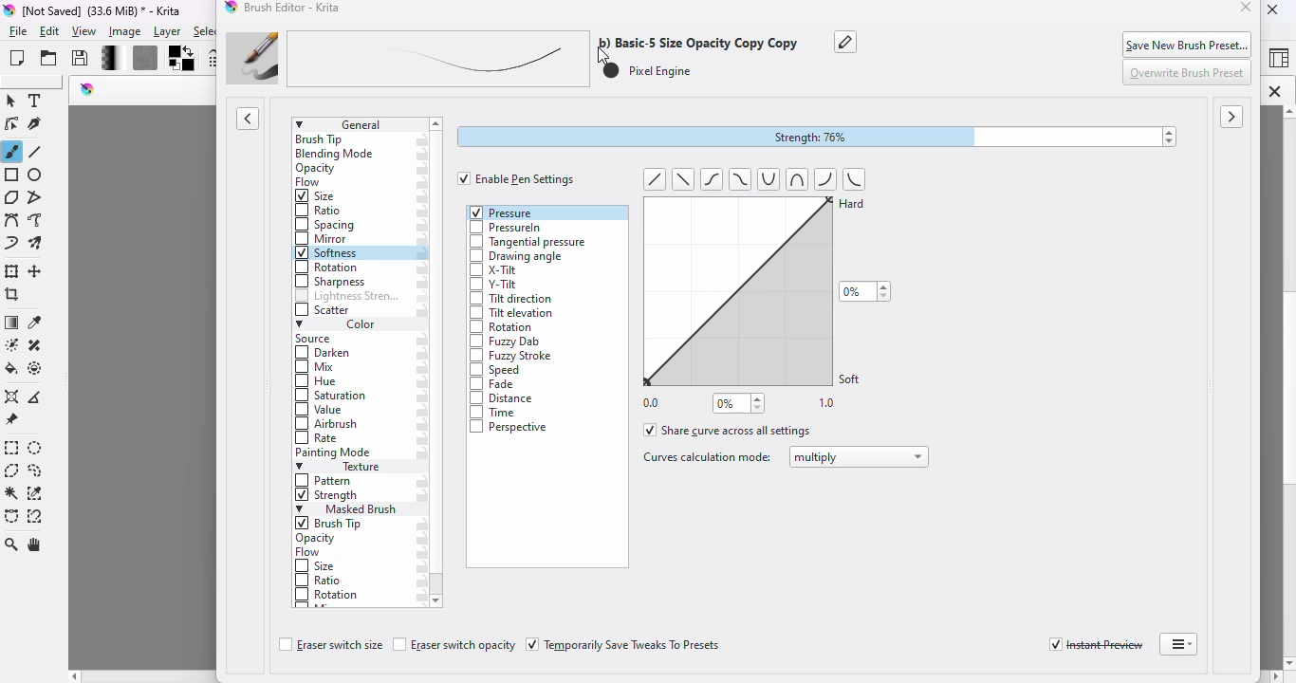  I want to click on reference images tool, so click(11, 420).